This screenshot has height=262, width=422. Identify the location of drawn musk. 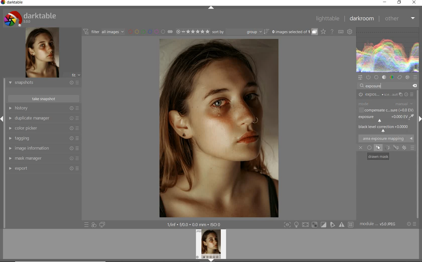
(379, 147).